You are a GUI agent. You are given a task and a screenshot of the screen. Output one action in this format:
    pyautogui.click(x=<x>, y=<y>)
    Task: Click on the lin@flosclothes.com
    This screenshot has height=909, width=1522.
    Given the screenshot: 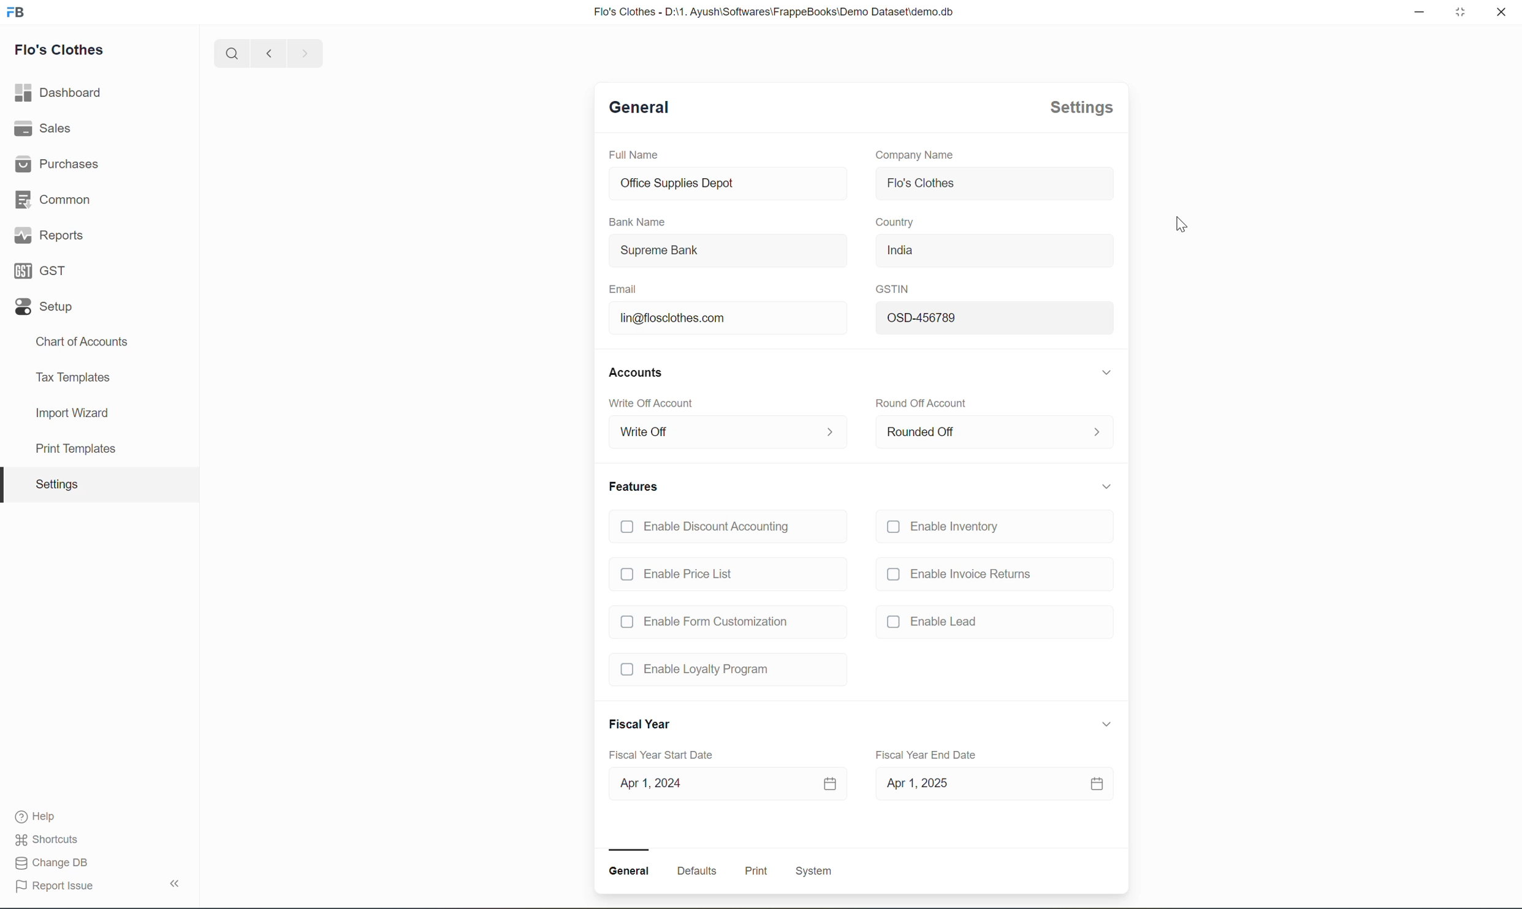 What is the action you would take?
    pyautogui.click(x=728, y=318)
    